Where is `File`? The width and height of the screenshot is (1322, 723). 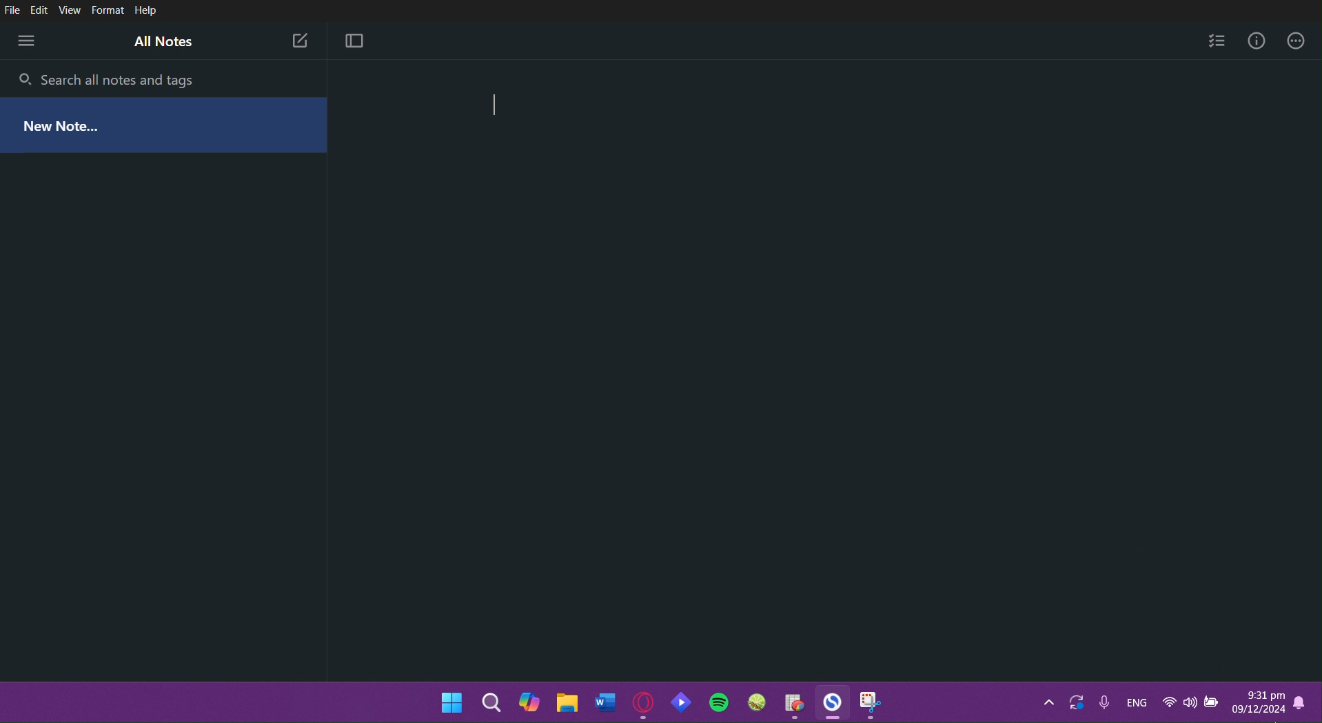 File is located at coordinates (14, 10).